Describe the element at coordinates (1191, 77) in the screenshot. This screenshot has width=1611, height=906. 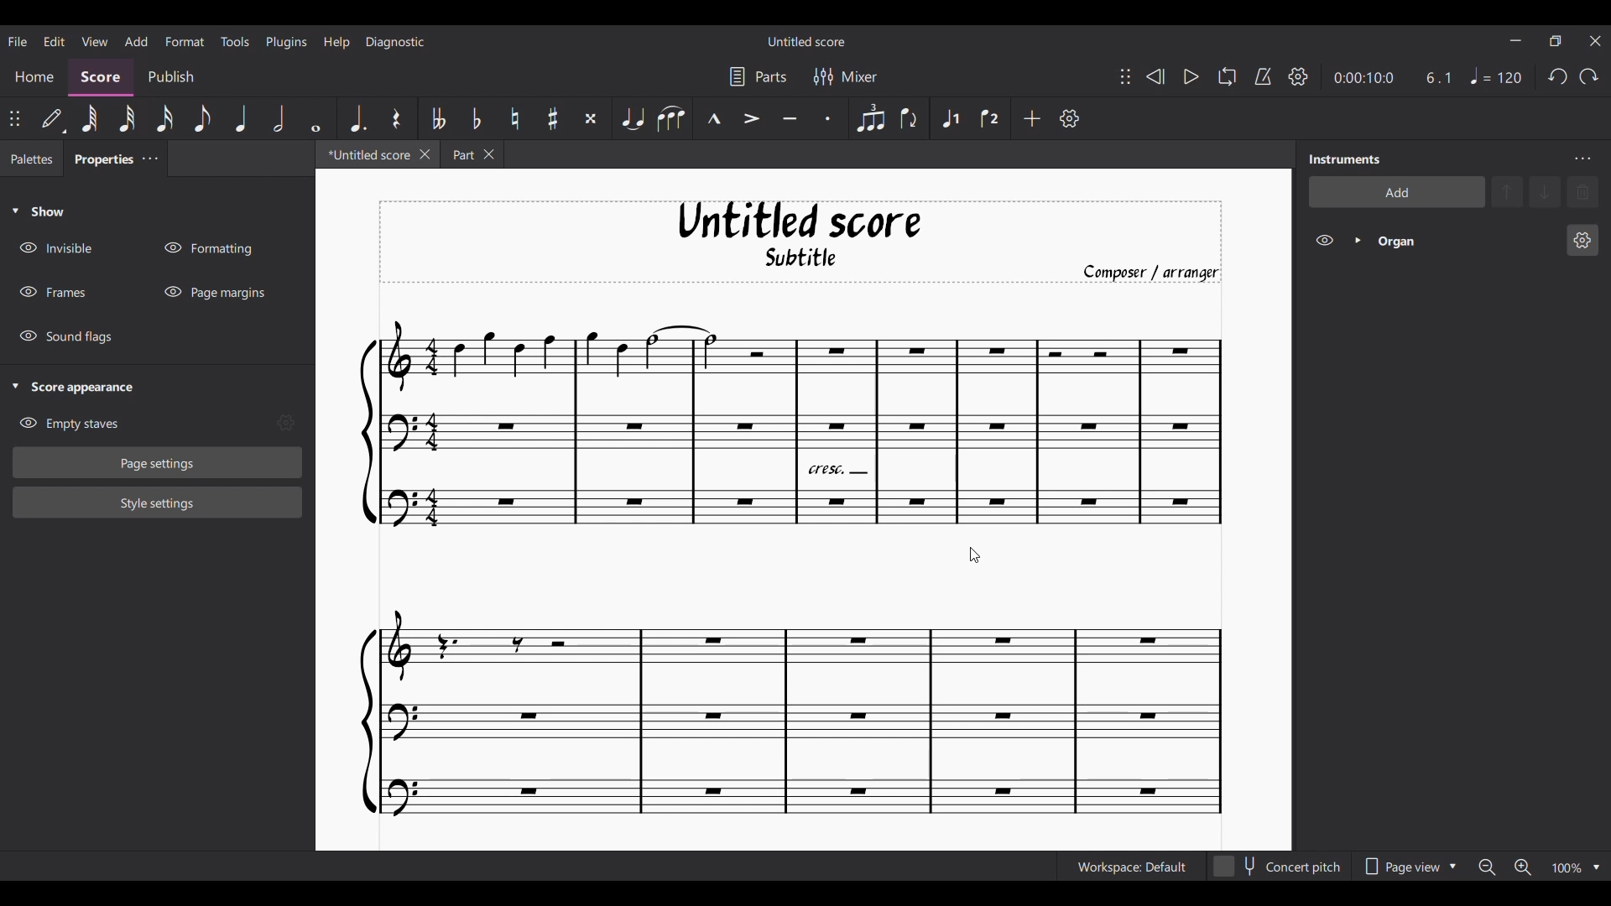
I see `Play` at that location.